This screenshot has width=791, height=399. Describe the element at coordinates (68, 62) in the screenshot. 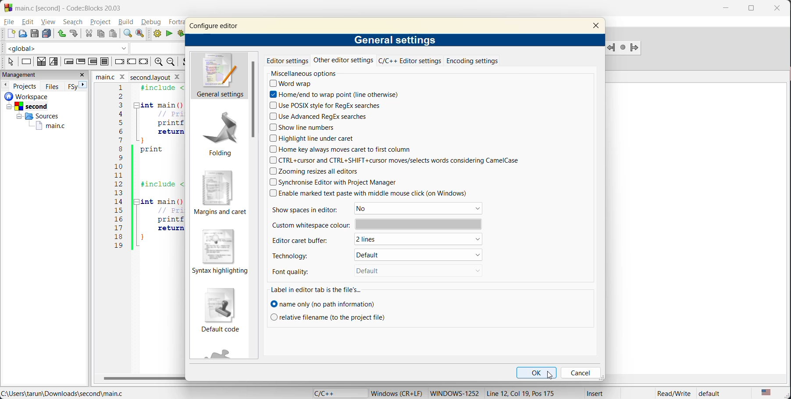

I see `entry condition loop` at that location.